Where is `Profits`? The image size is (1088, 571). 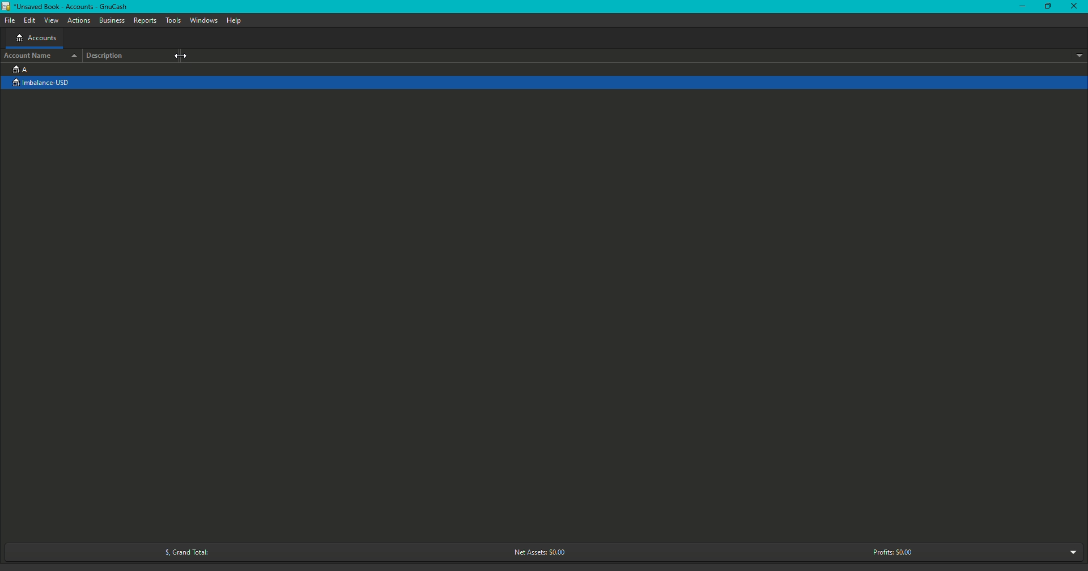 Profits is located at coordinates (892, 552).